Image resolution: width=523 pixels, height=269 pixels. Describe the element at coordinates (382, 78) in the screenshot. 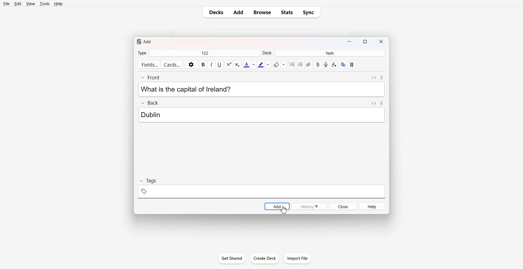

I see `Toggle Sticky` at that location.